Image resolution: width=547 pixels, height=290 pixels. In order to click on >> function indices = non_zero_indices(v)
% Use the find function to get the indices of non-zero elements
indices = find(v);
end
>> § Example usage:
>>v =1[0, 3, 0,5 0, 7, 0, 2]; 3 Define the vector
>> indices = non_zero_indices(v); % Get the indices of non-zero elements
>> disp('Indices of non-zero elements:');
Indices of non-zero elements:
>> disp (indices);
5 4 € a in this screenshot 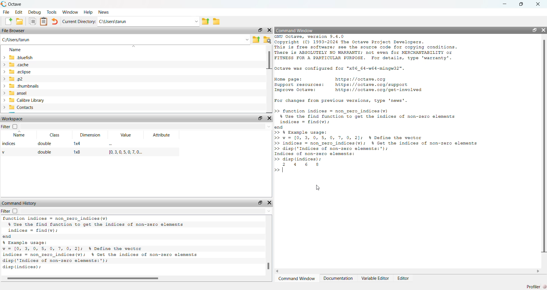, I will do `click(383, 135)`.